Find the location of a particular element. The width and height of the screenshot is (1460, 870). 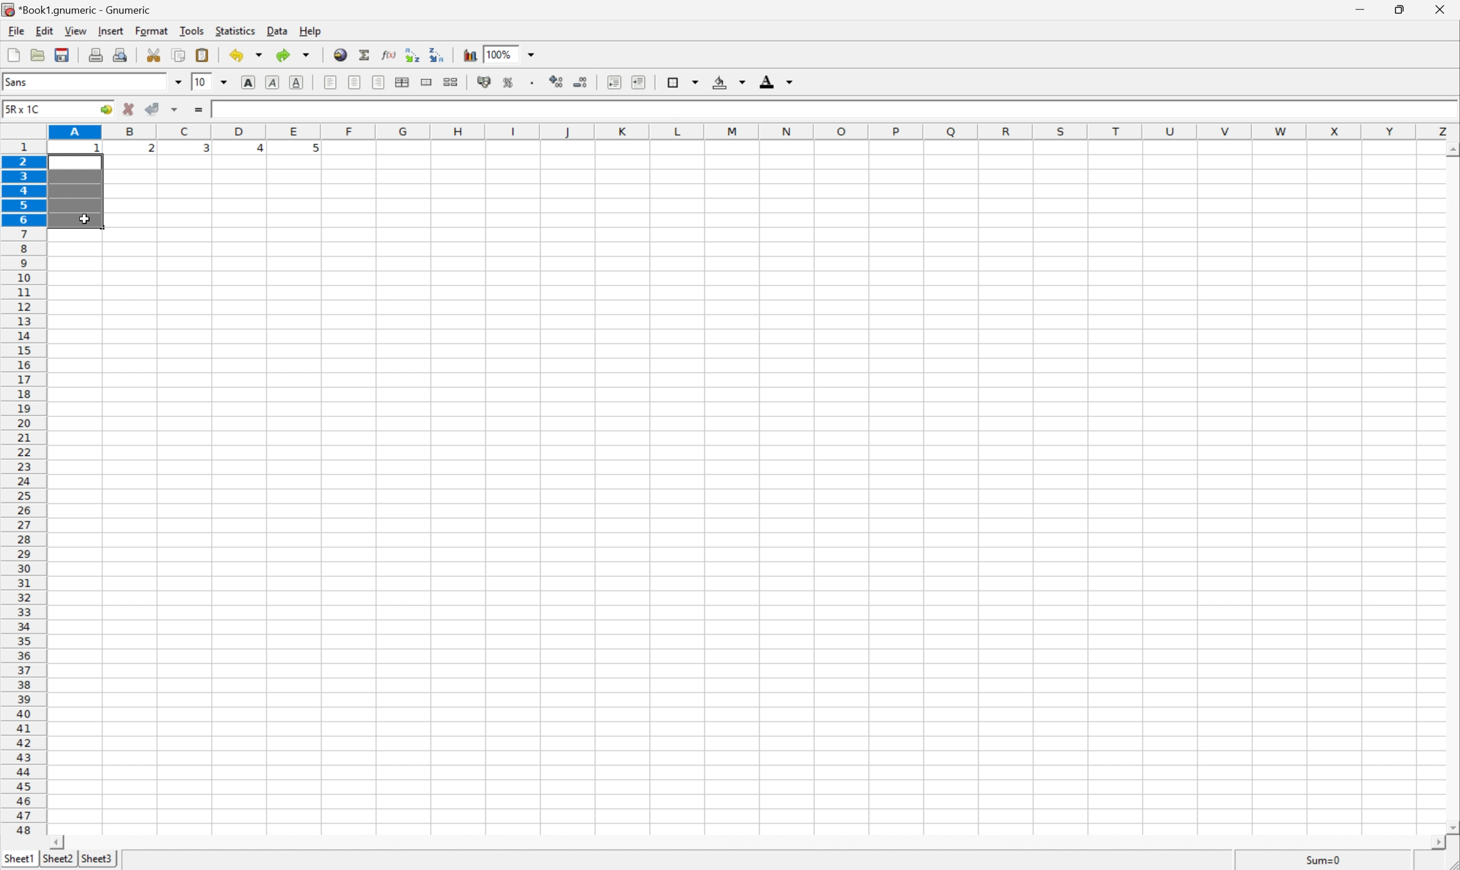

help is located at coordinates (308, 30).